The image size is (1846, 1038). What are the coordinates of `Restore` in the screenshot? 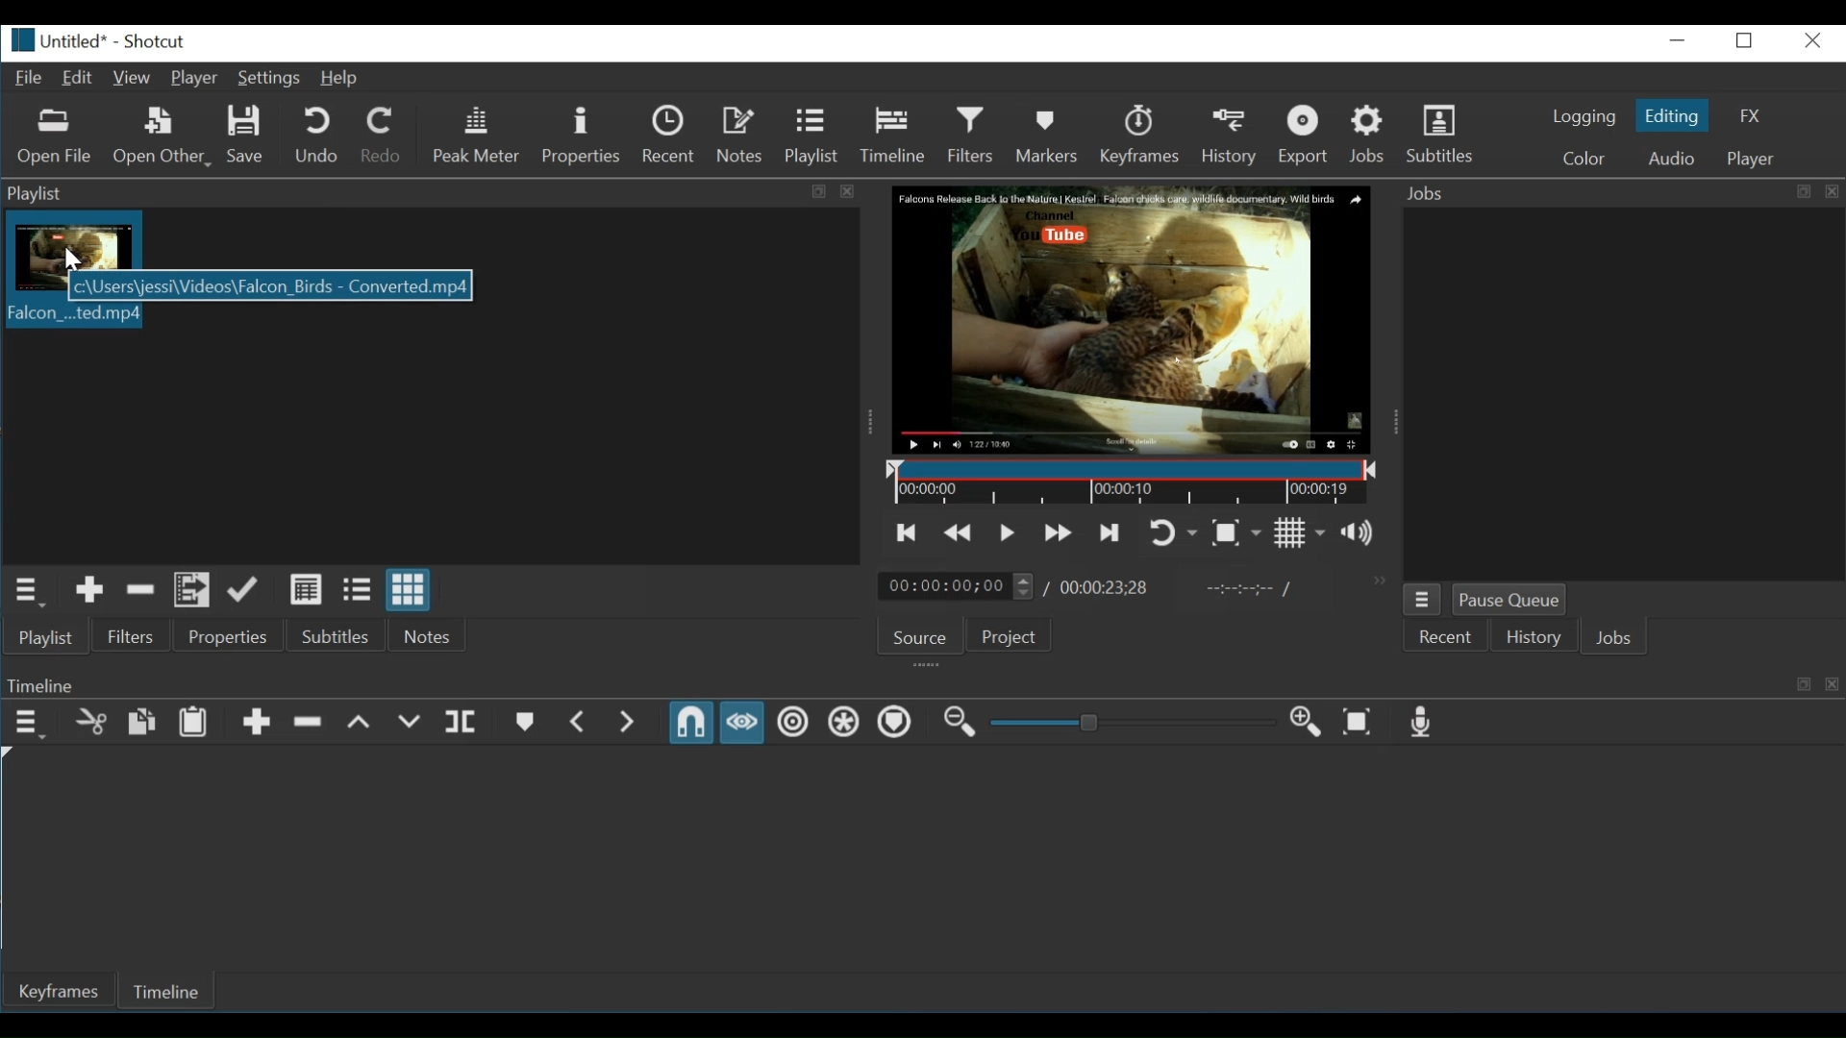 It's located at (1746, 40).